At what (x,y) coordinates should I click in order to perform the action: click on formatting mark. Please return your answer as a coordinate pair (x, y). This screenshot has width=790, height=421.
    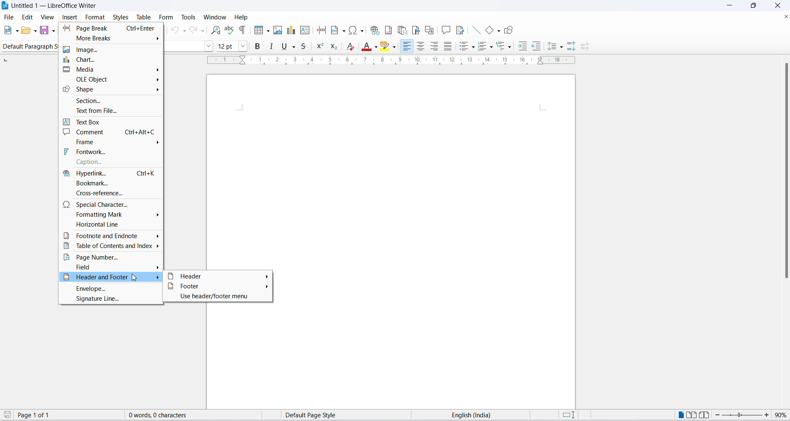
    Looking at the image, I should click on (111, 214).